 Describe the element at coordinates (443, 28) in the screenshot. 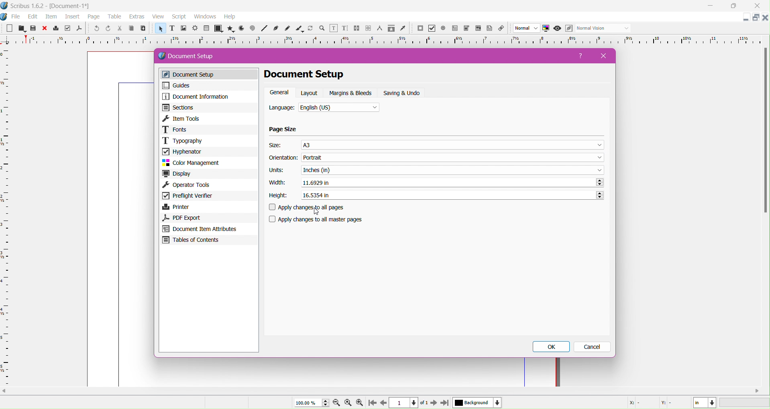

I see `pdf radio button` at that location.